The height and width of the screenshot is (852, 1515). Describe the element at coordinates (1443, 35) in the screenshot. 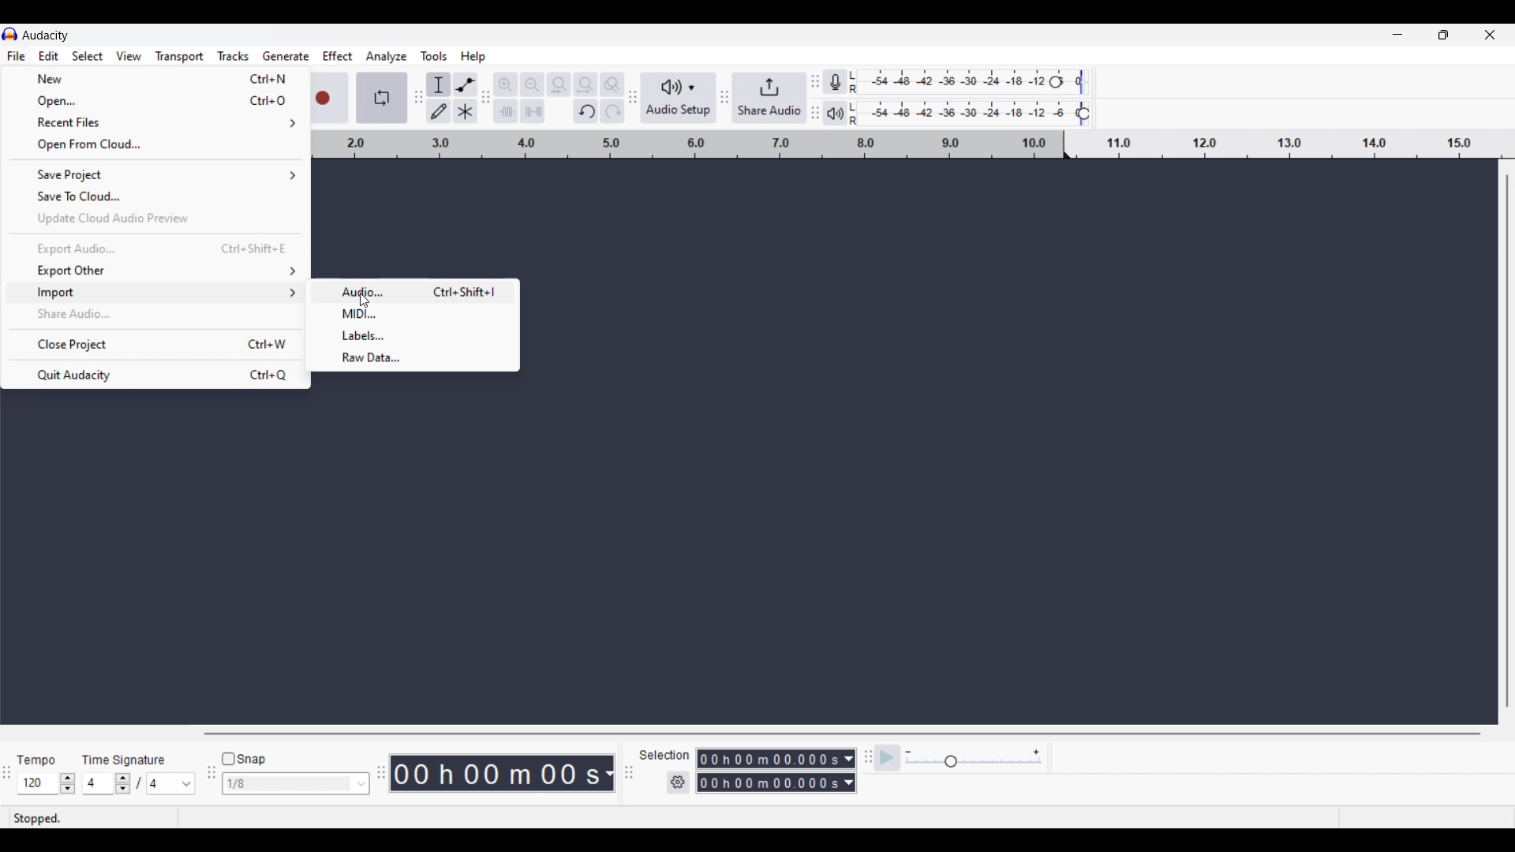

I see `Show interface in a smaller tab` at that location.